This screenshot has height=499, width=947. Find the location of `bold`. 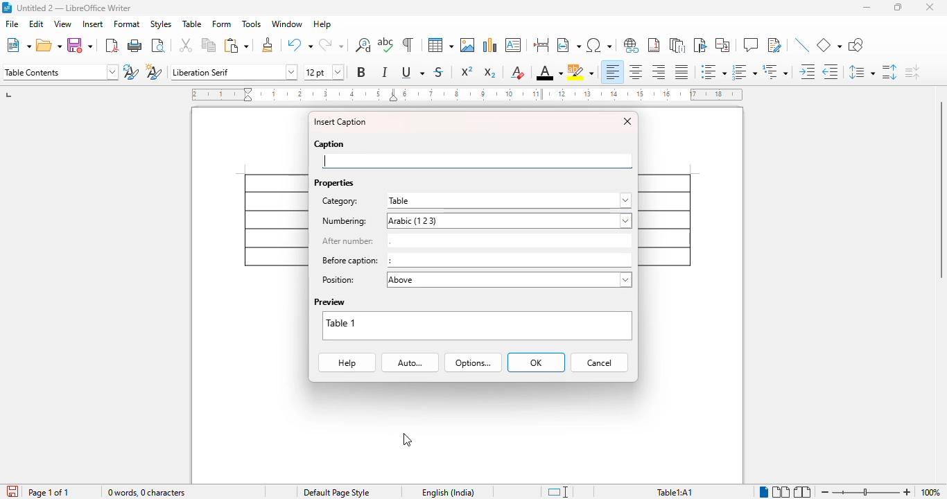

bold is located at coordinates (362, 72).